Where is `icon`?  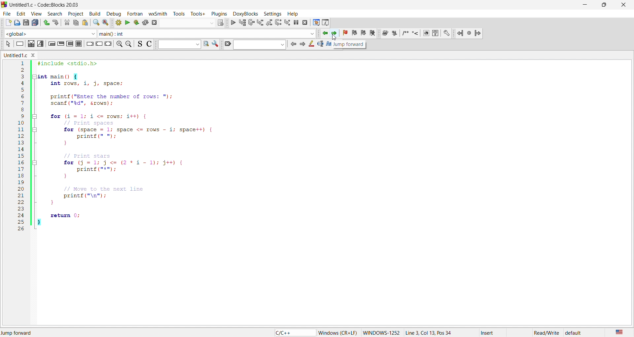 icon is located at coordinates (19, 44).